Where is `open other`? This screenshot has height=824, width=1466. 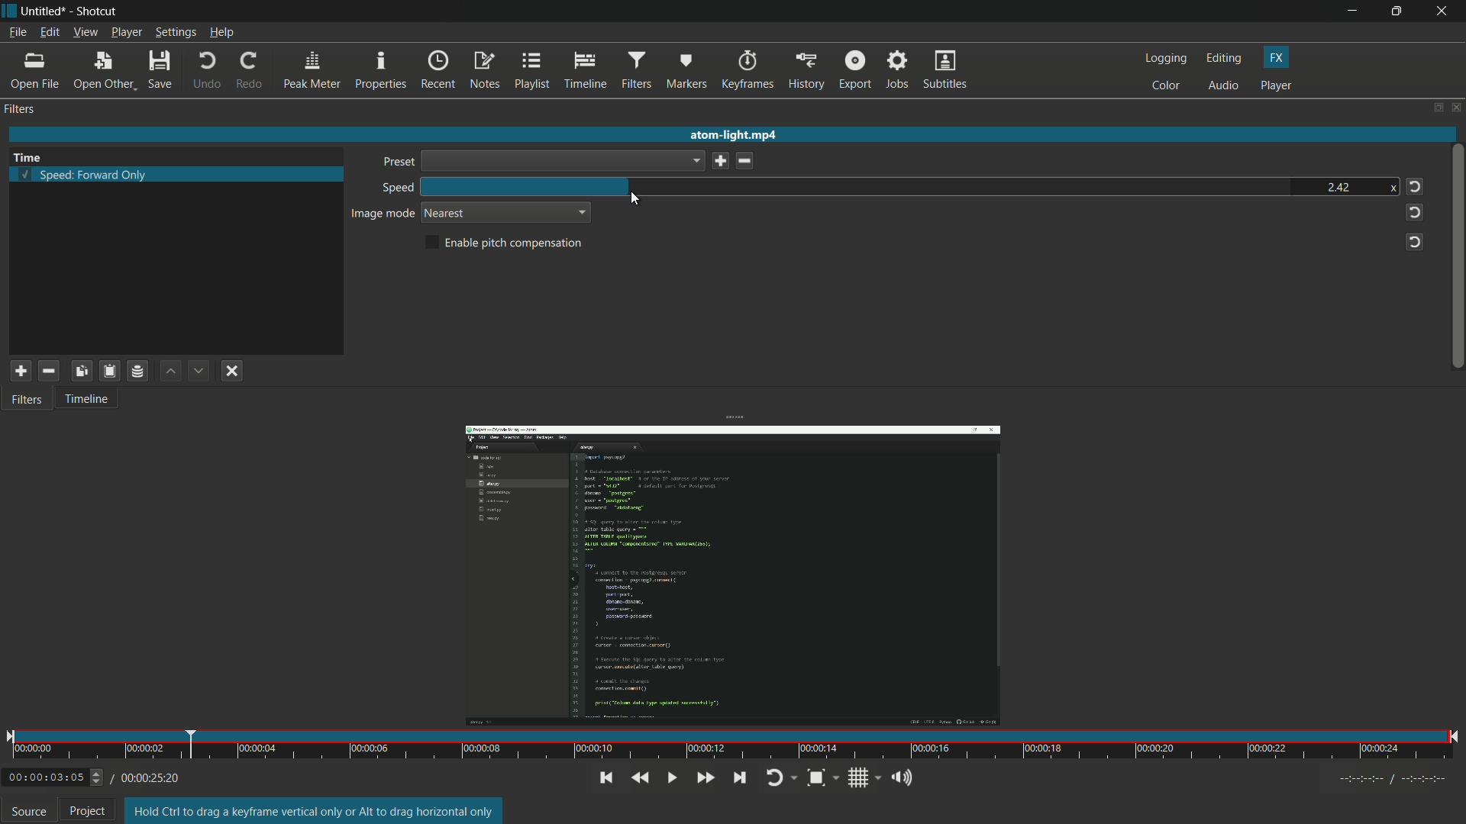 open other is located at coordinates (102, 71).